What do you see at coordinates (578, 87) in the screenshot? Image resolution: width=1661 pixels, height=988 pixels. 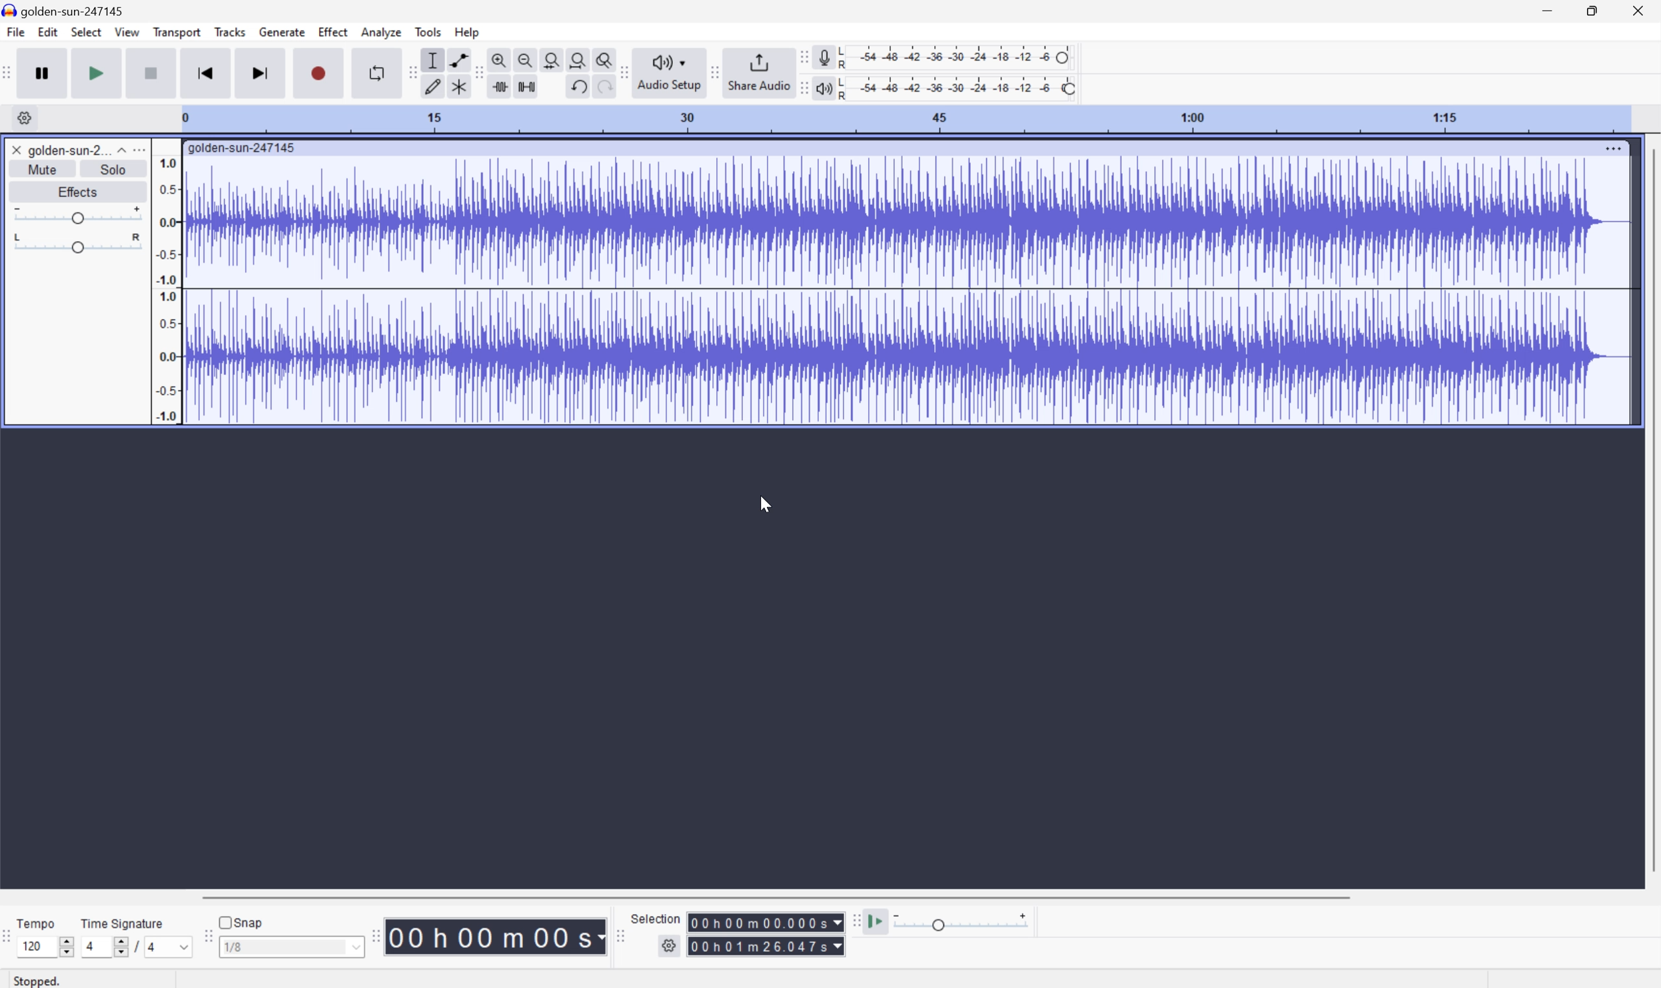 I see `Undo` at bounding box center [578, 87].